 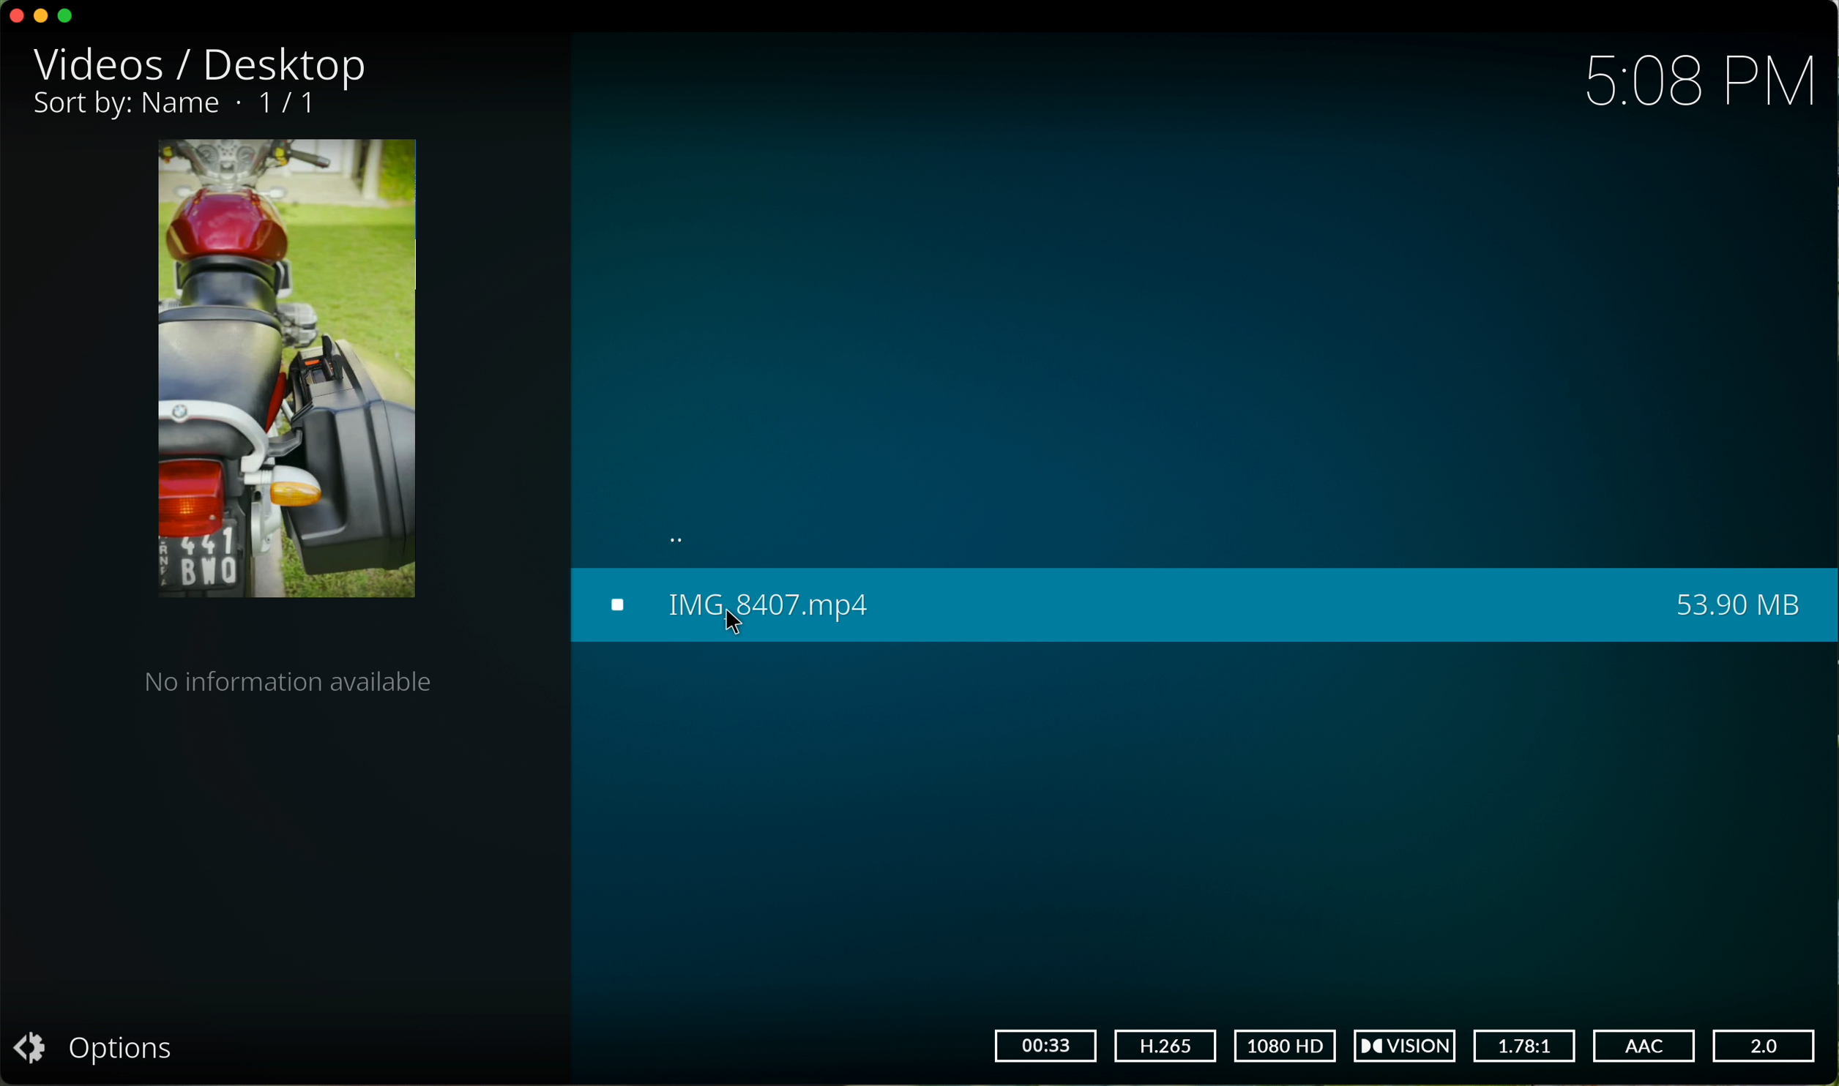 What do you see at coordinates (1285, 1046) in the screenshot?
I see `1080 HD` at bounding box center [1285, 1046].